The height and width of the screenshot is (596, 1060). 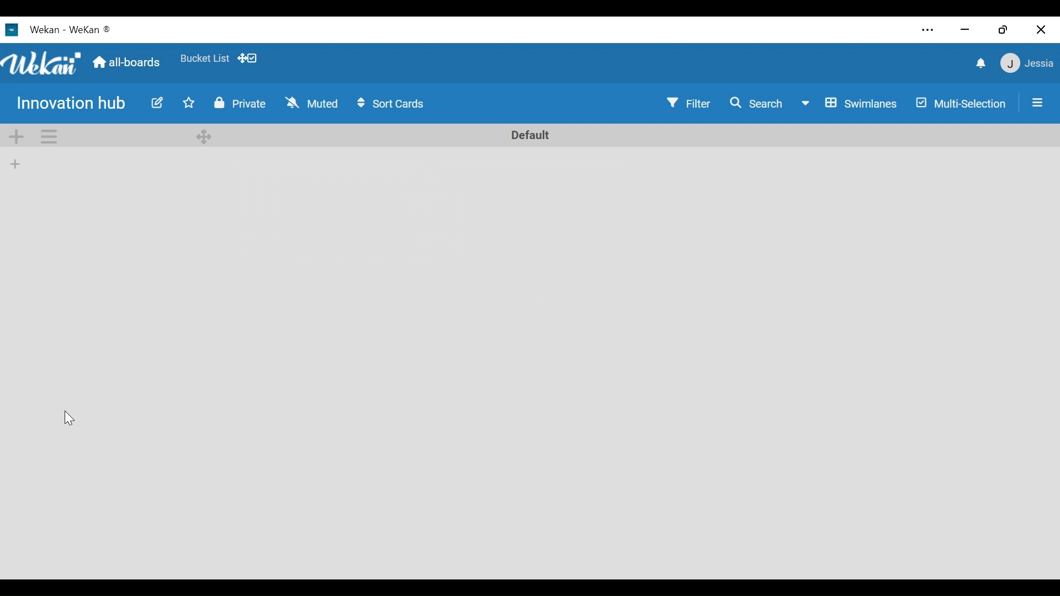 I want to click on Search, so click(x=757, y=104).